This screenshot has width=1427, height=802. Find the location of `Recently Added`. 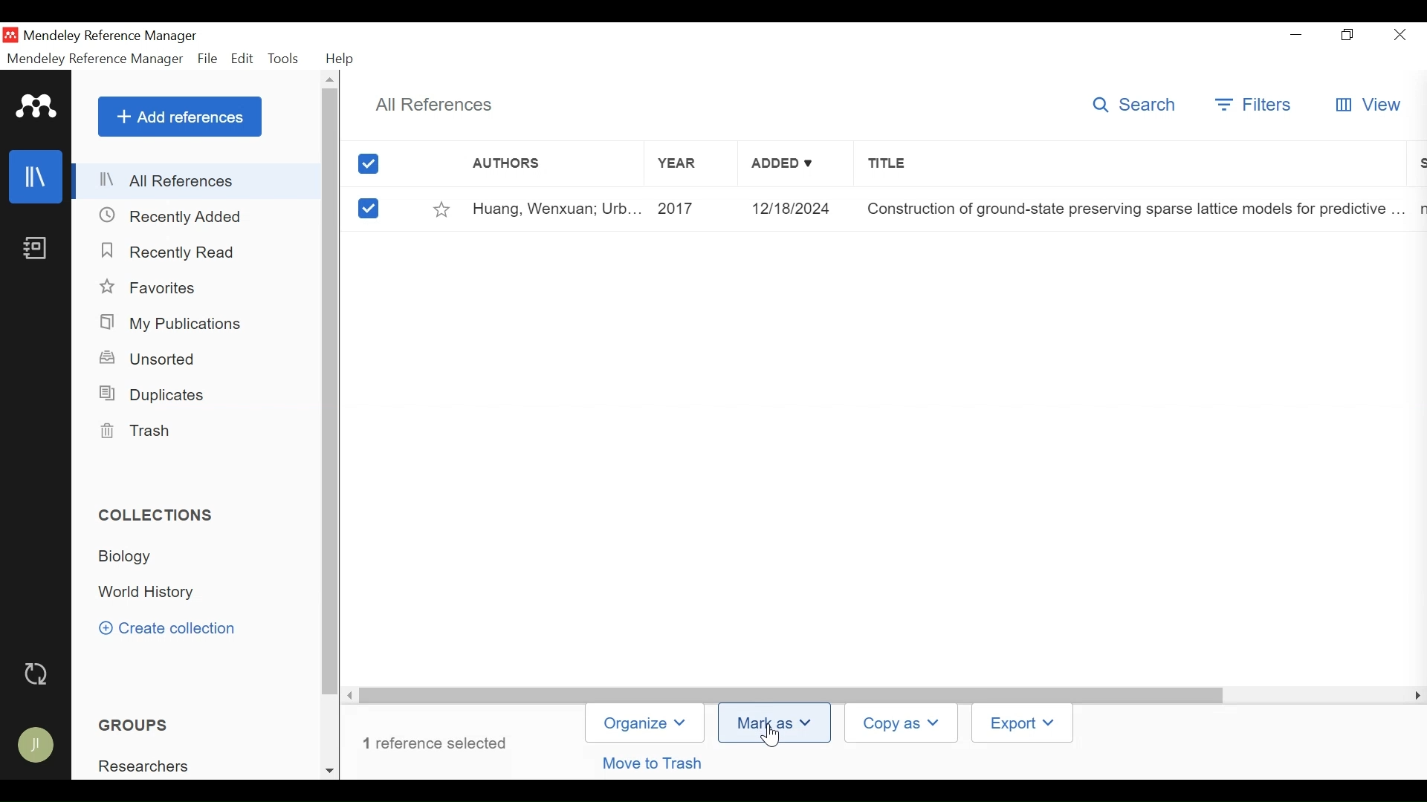

Recently Added is located at coordinates (171, 217).